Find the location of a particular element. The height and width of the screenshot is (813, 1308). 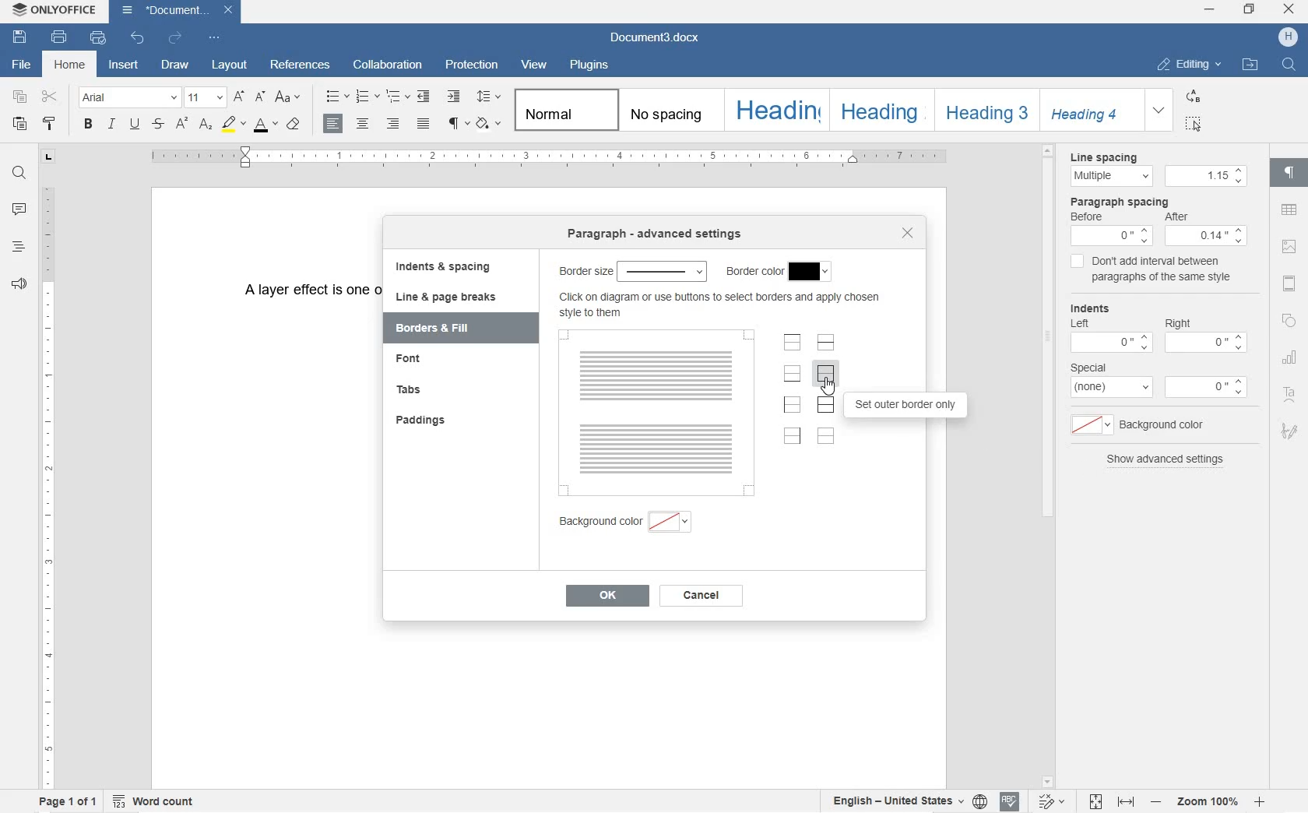

SET TEXT OR DOCUMENT LANGUAGE is located at coordinates (908, 801).